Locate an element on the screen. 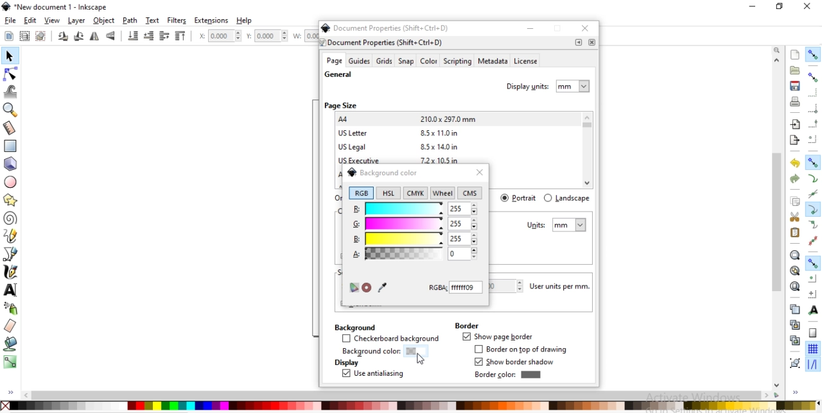 This screenshot has width=822, height=413. zoom in or out is located at coordinates (12, 110).